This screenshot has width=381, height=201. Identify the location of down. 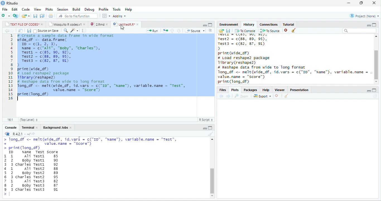
(211, 31).